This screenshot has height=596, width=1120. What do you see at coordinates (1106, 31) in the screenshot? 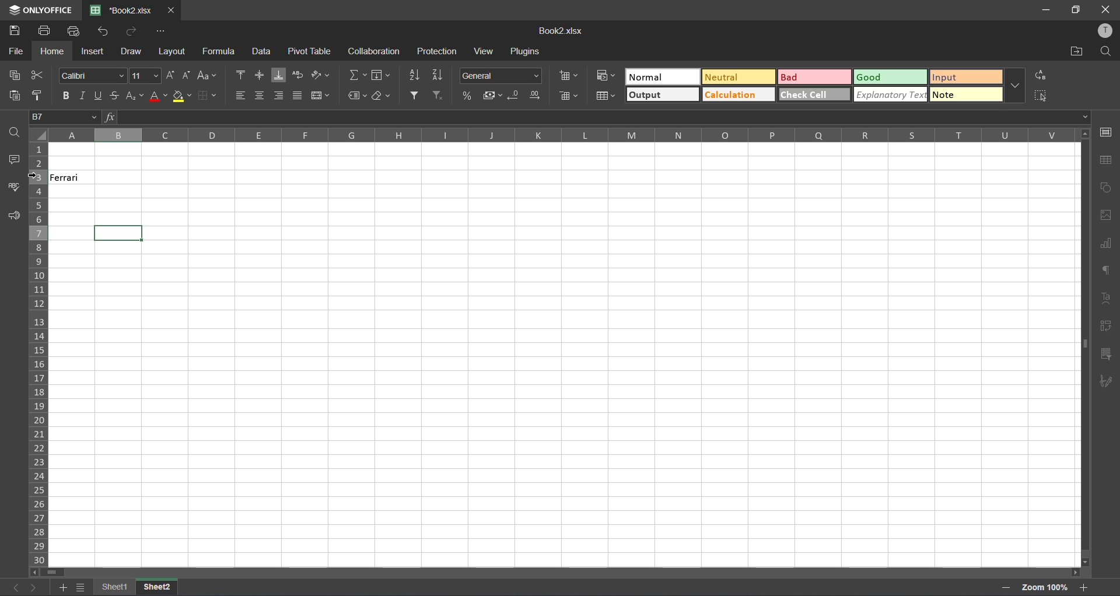
I see `profile` at bounding box center [1106, 31].